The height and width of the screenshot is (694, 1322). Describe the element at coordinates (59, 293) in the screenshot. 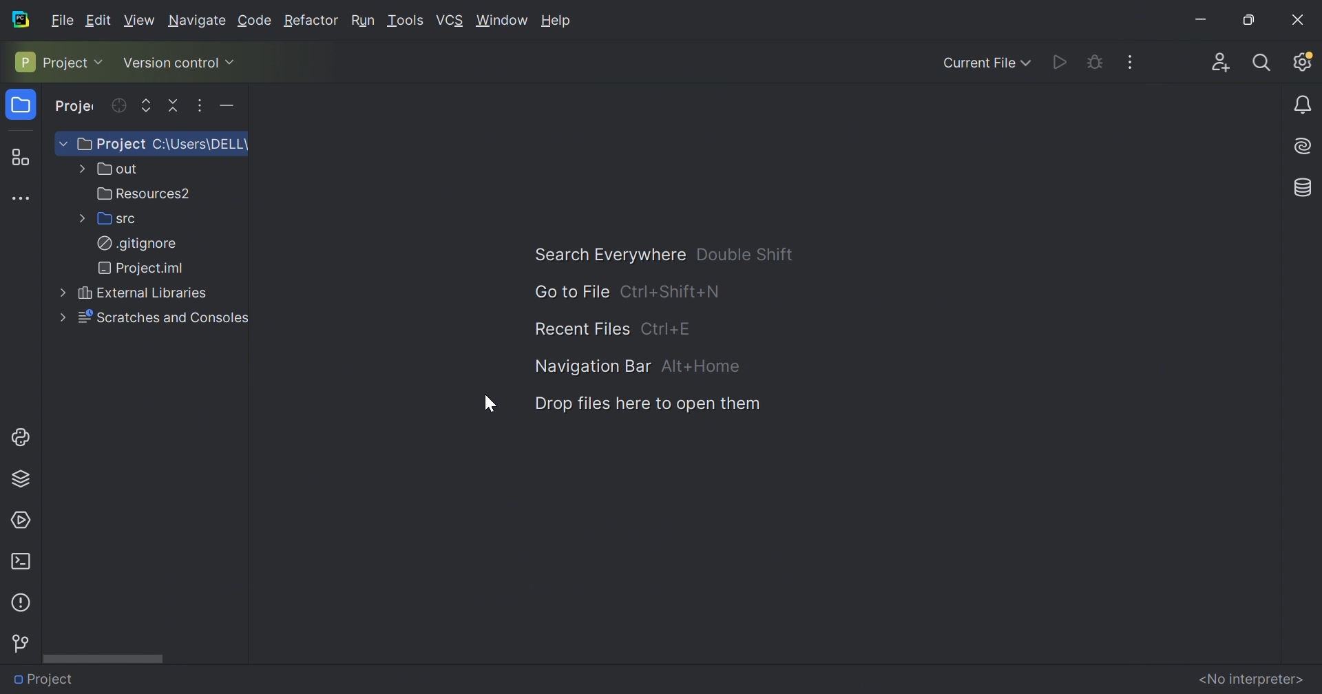

I see `More` at that location.